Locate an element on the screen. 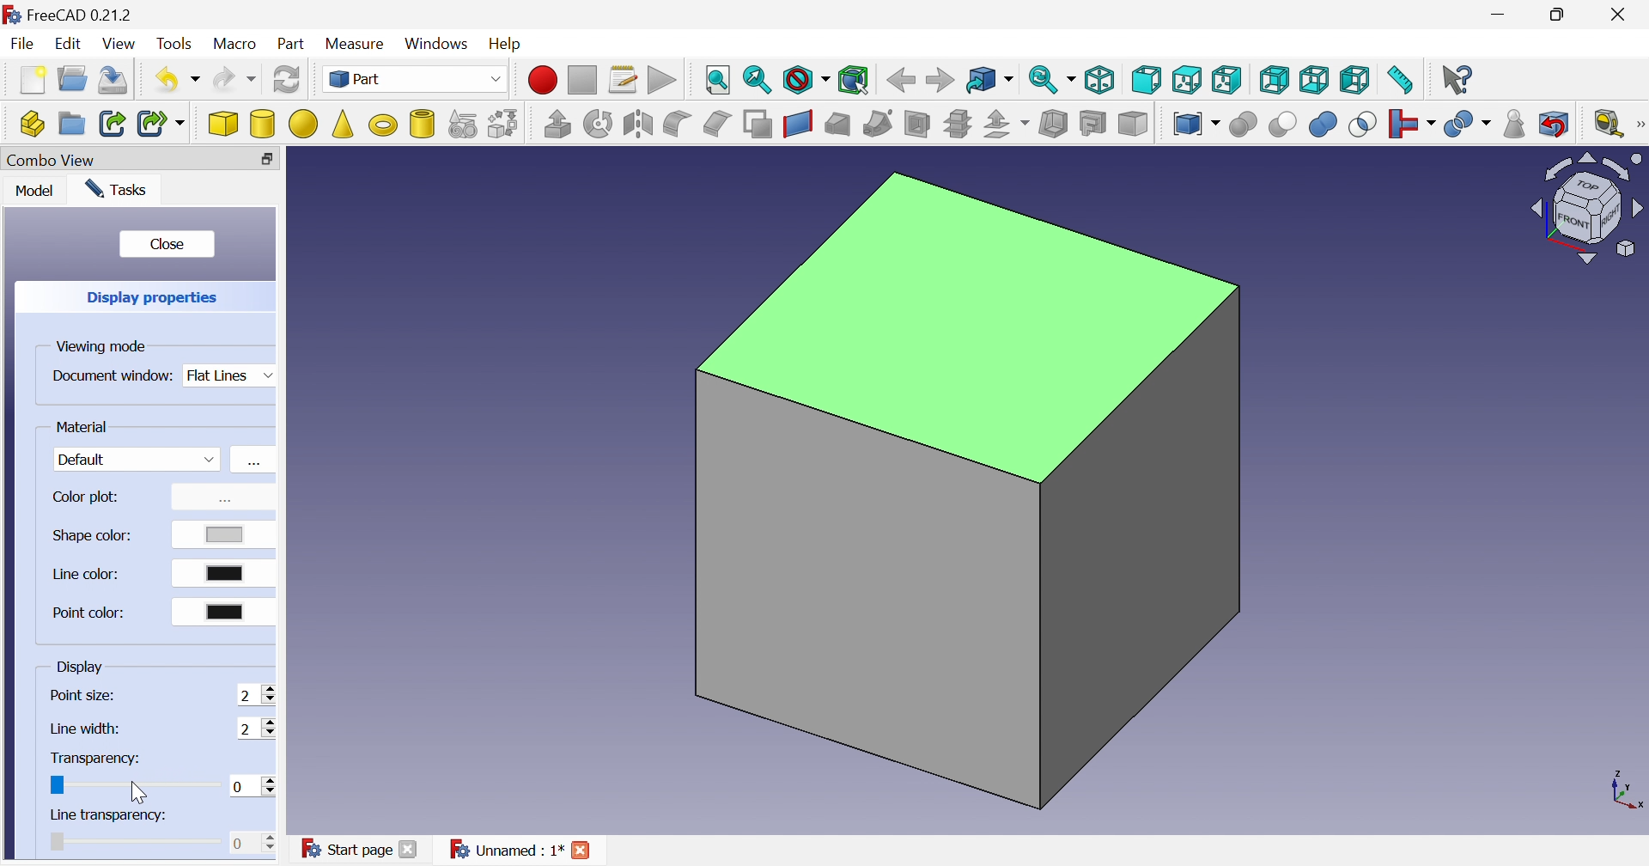 This screenshot has width=1649, height=866. Line transparency is located at coordinates (108, 815).